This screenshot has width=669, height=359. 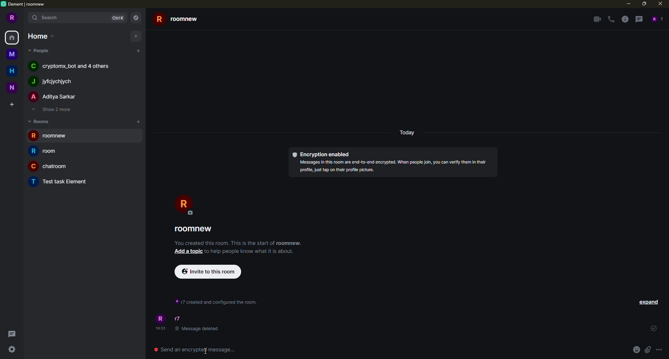 I want to click on encryption enabled, so click(x=322, y=154).